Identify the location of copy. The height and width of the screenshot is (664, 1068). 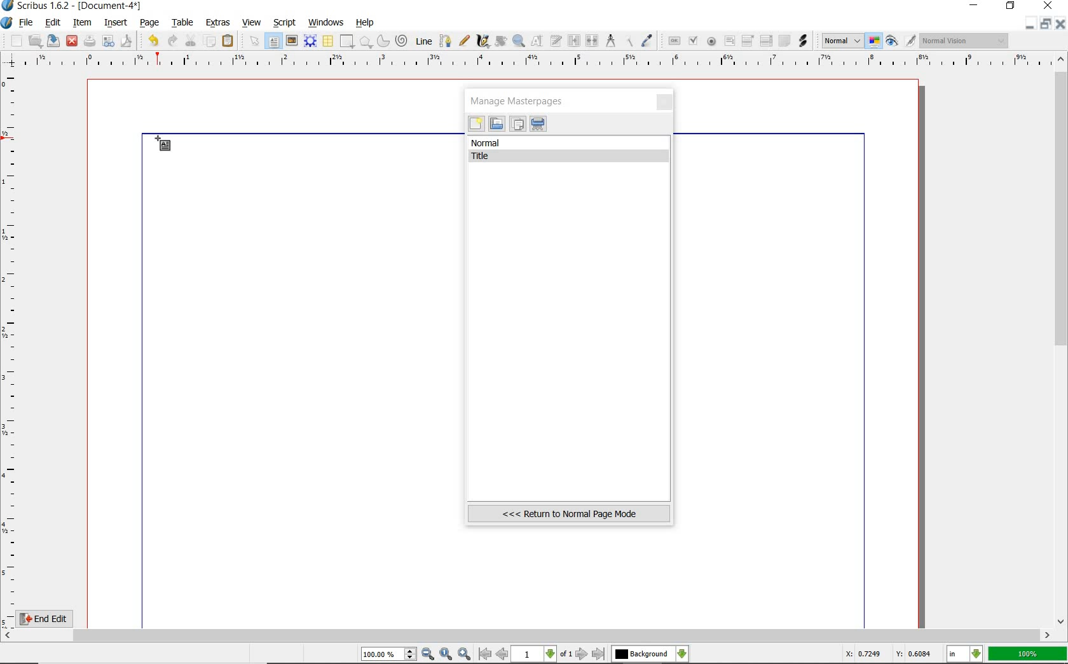
(210, 40).